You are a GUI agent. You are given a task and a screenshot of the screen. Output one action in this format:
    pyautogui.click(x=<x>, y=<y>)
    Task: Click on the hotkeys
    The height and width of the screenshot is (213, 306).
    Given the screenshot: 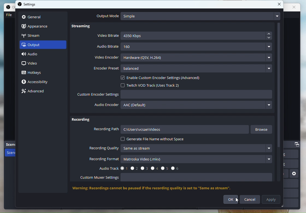 What is the action you would take?
    pyautogui.click(x=36, y=72)
    